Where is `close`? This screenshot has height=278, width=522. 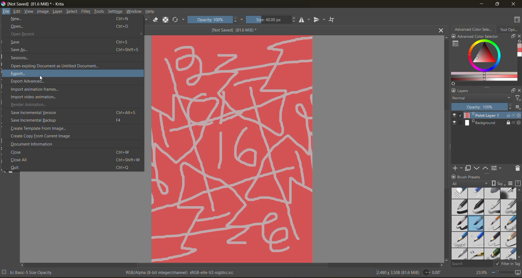
close is located at coordinates (519, 37).